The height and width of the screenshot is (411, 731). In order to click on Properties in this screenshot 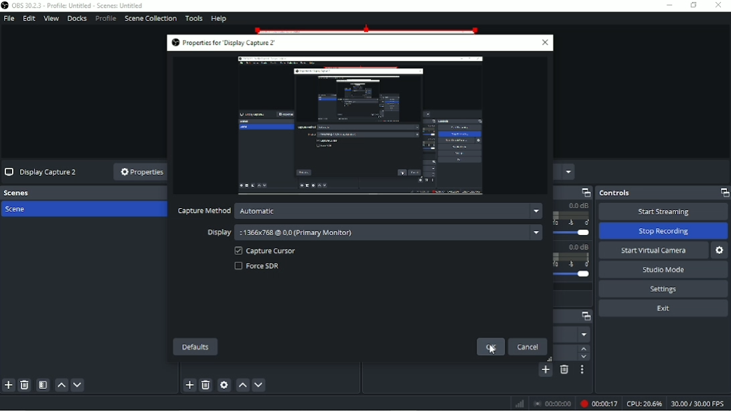, I will do `click(141, 173)`.